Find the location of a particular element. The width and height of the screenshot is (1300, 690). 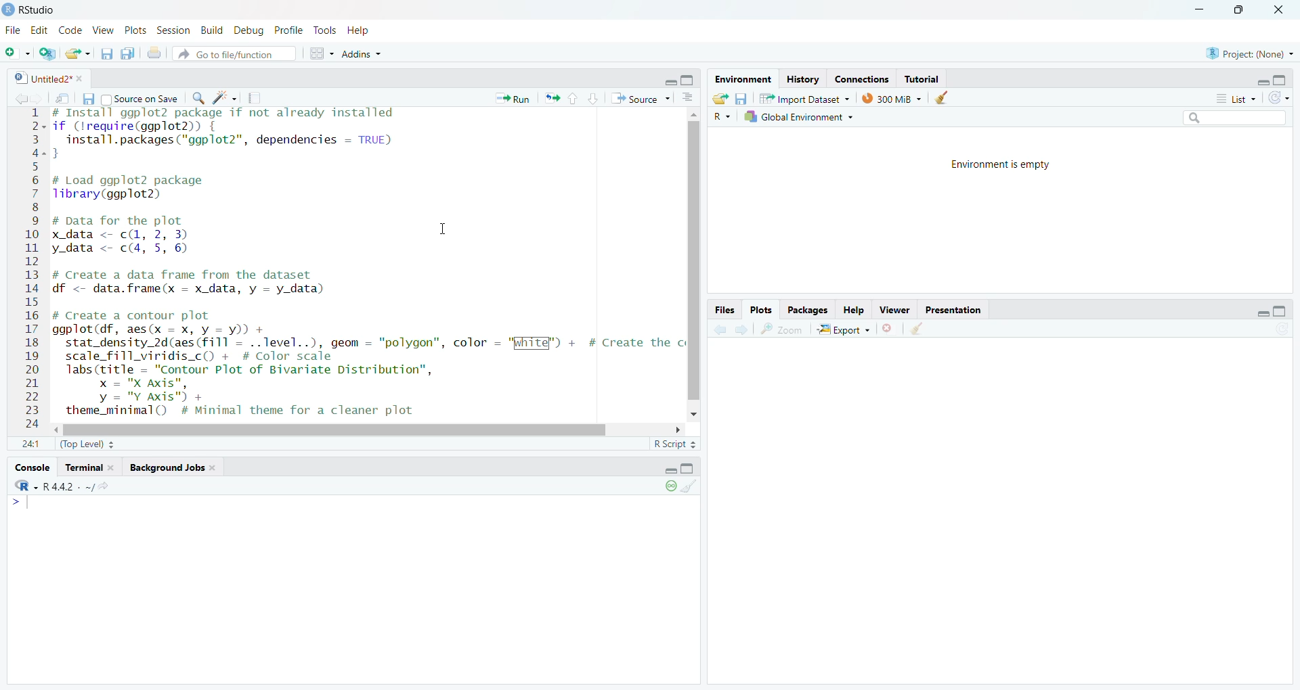

300 MB  is located at coordinates (893, 98).